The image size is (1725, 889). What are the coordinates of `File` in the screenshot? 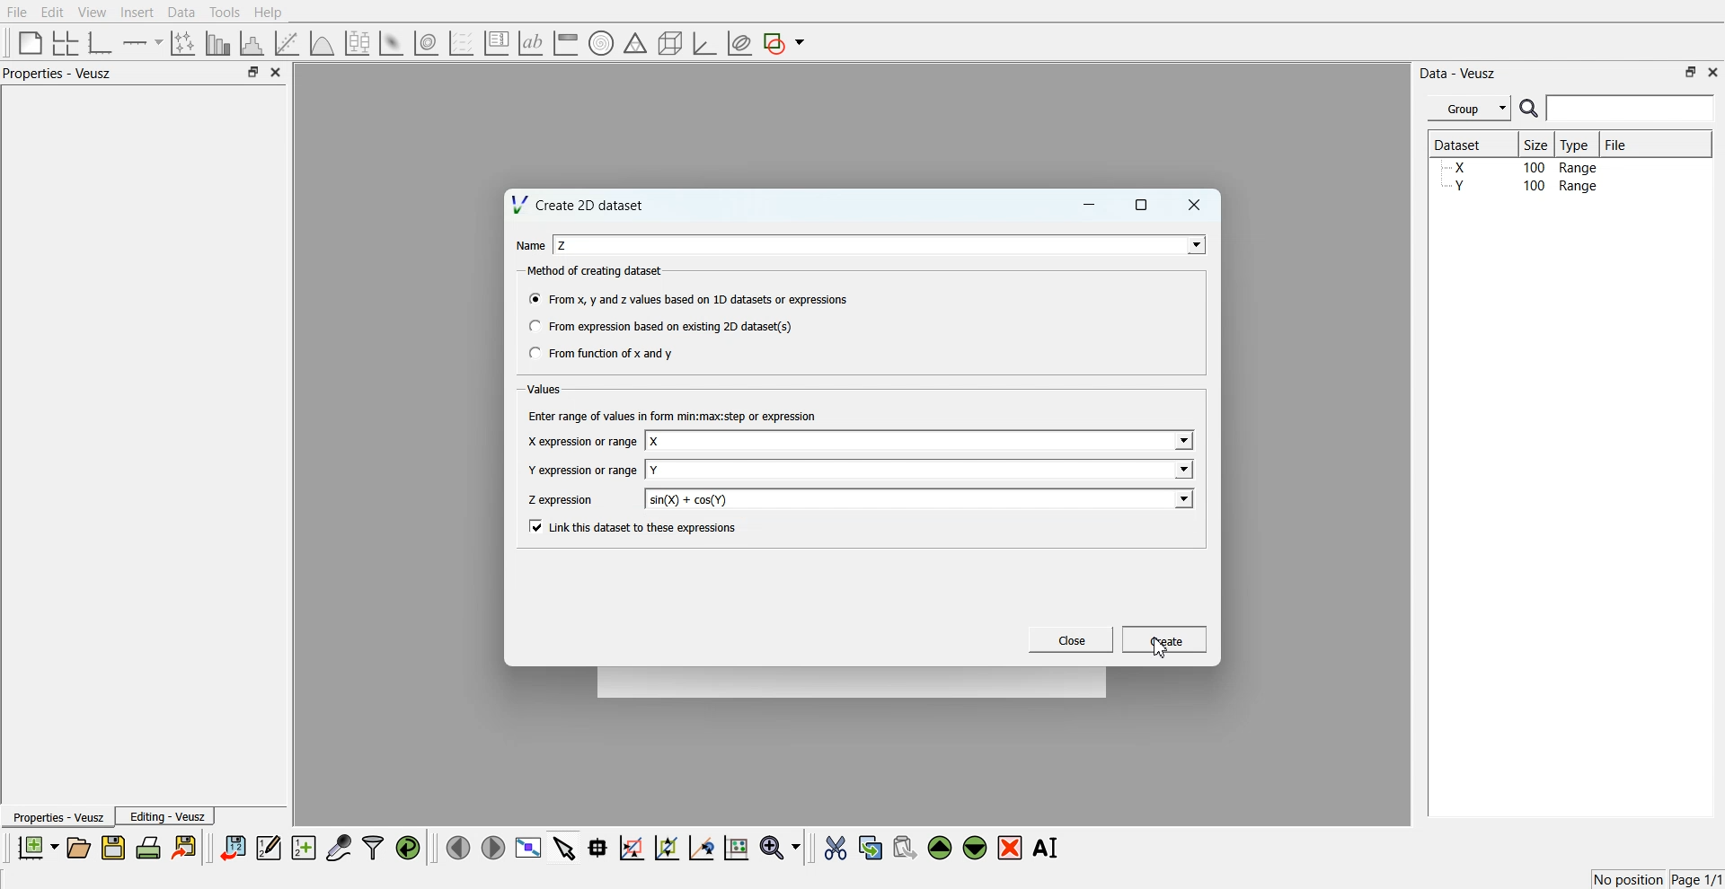 It's located at (17, 12).